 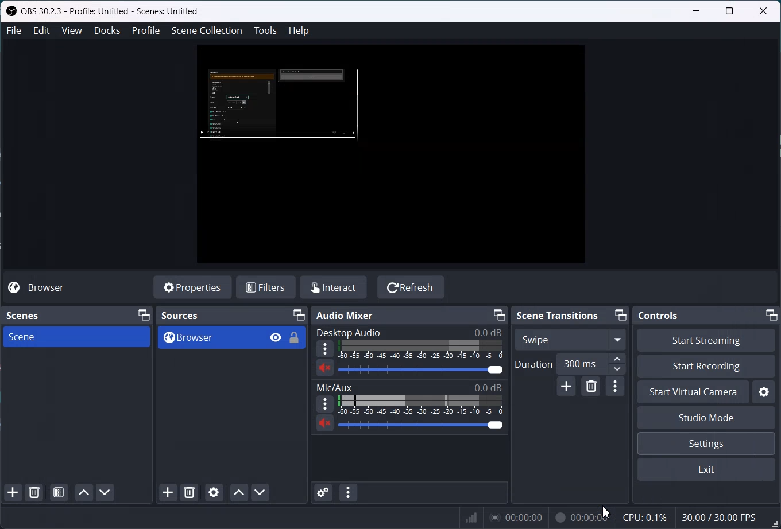 What do you see at coordinates (72, 30) in the screenshot?
I see `View` at bounding box center [72, 30].